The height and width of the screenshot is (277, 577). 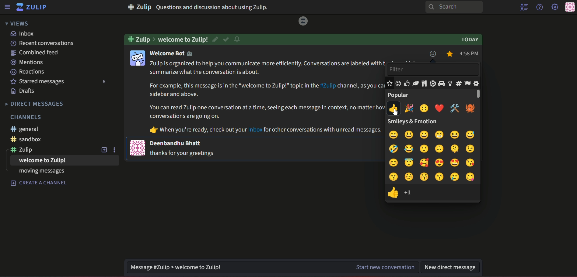 I want to click on Reactions, so click(x=28, y=71).